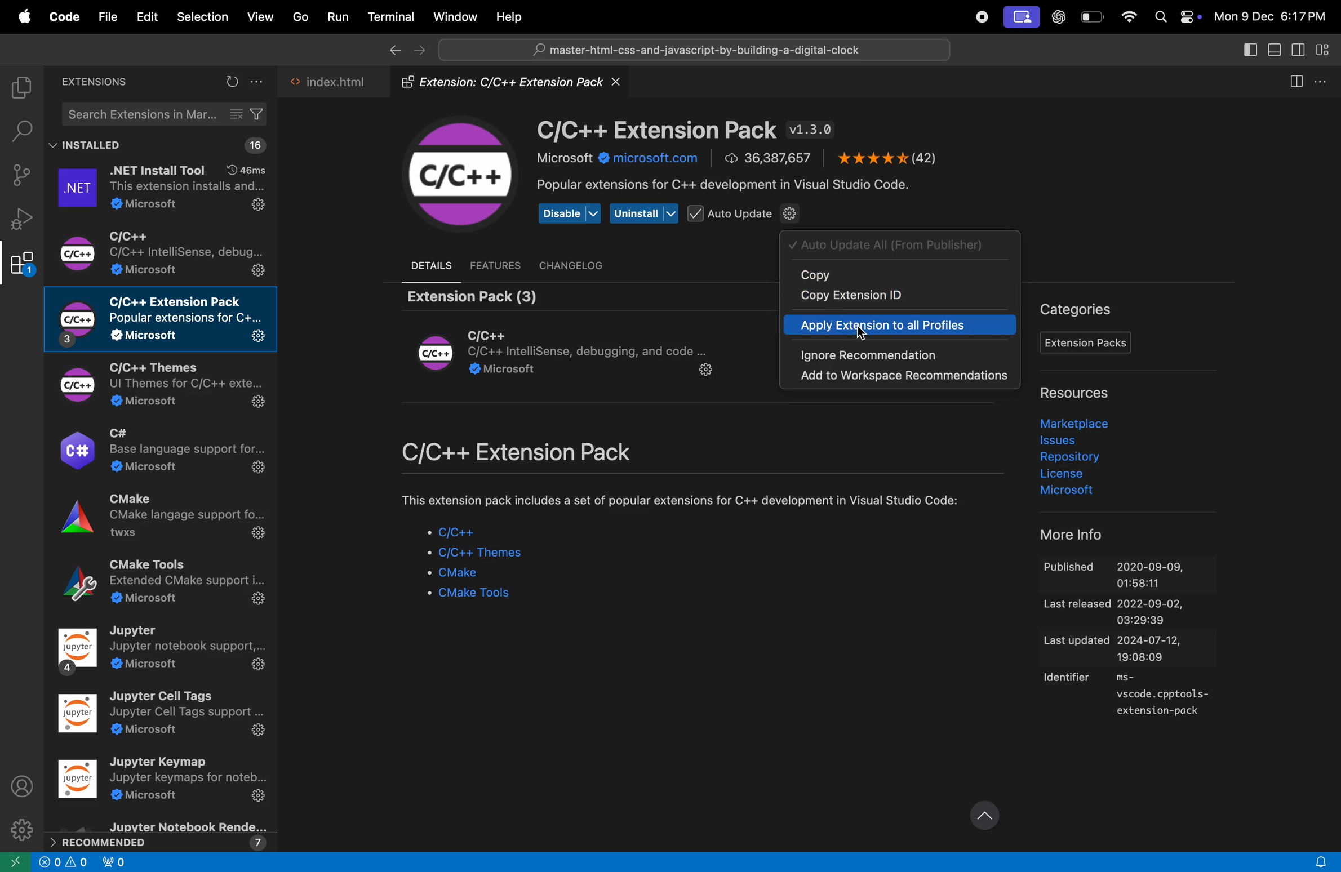 Image resolution: width=1341 pixels, height=872 pixels. What do you see at coordinates (162, 652) in the screenshot?
I see `jupyter note book extensions` at bounding box center [162, 652].